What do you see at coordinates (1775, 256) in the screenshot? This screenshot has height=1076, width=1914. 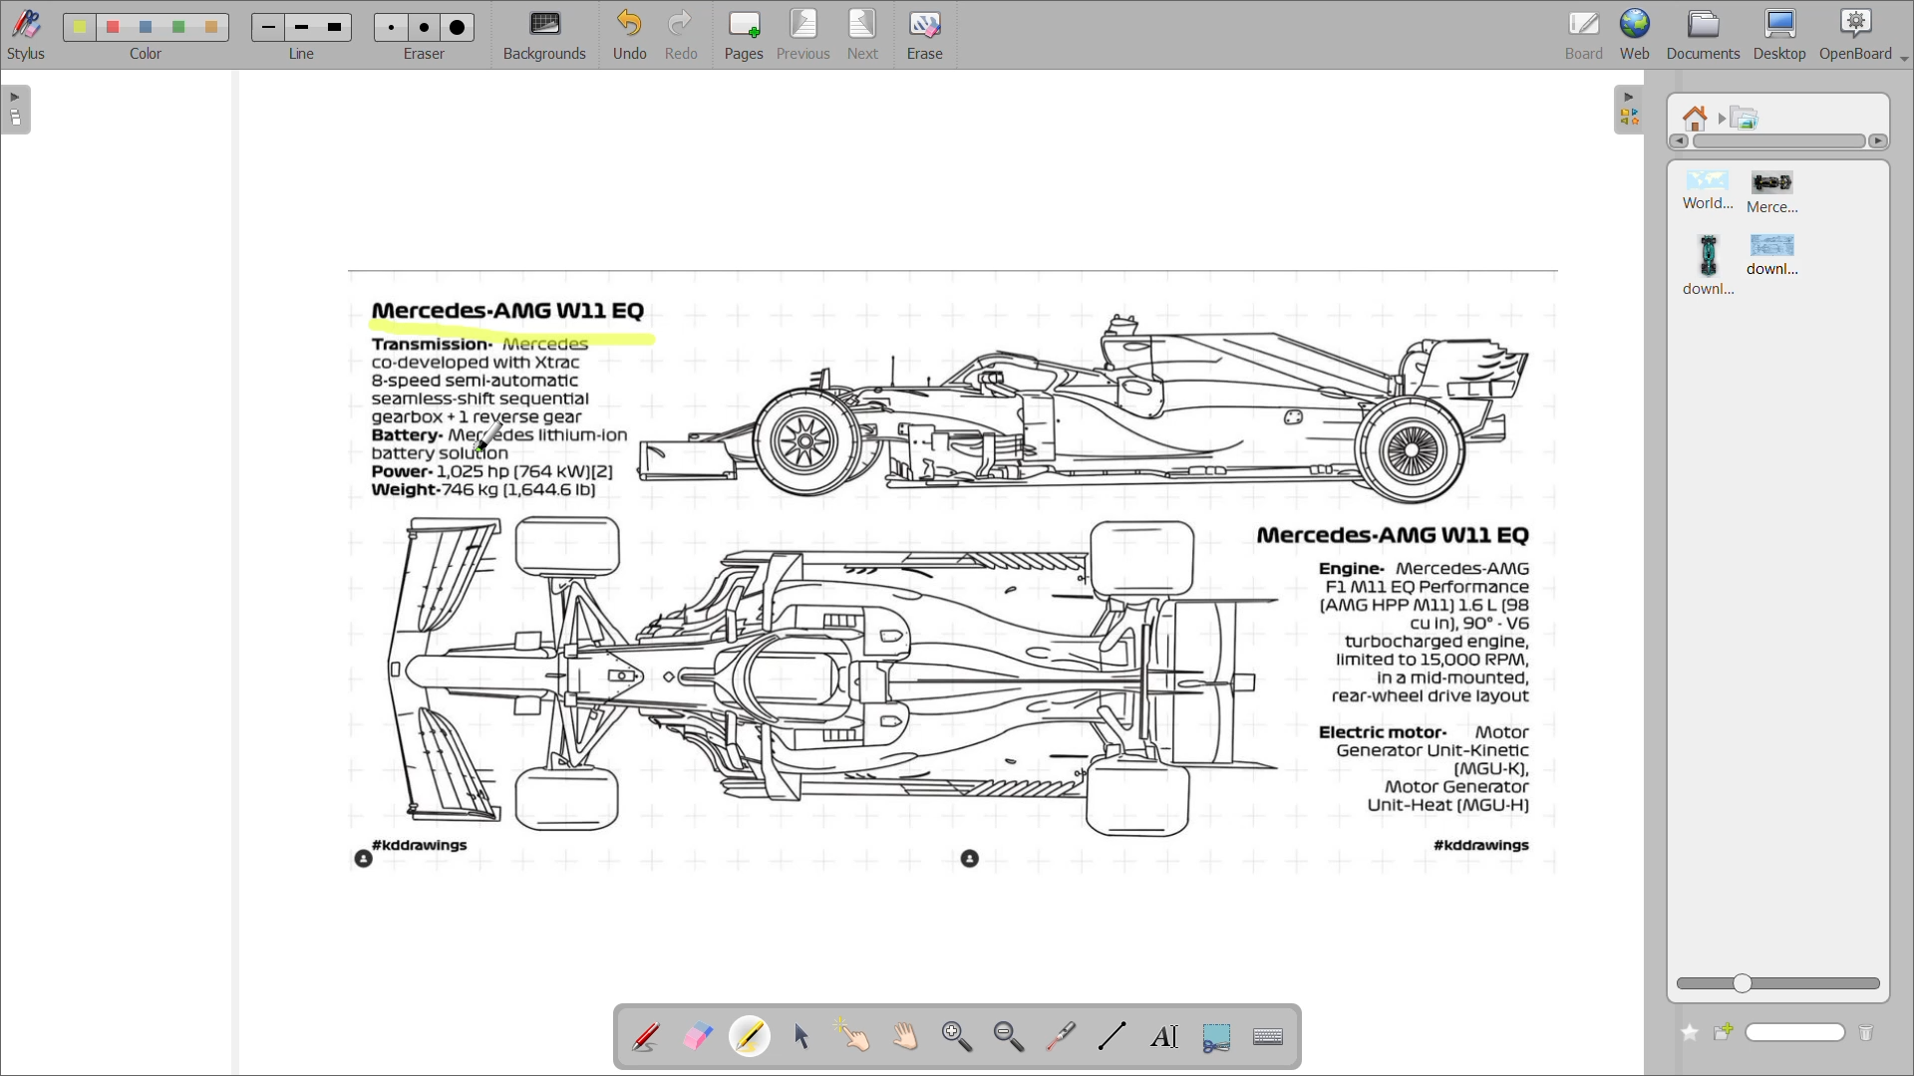 I see `image 4` at bounding box center [1775, 256].